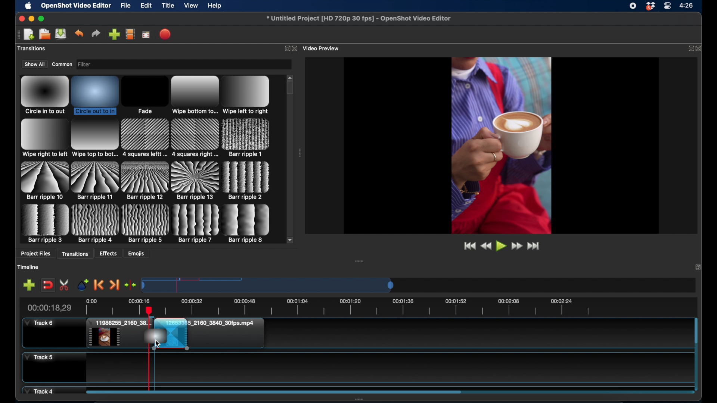 This screenshot has height=403, width=717. Describe the element at coordinates (61, 34) in the screenshot. I see `save project` at that location.